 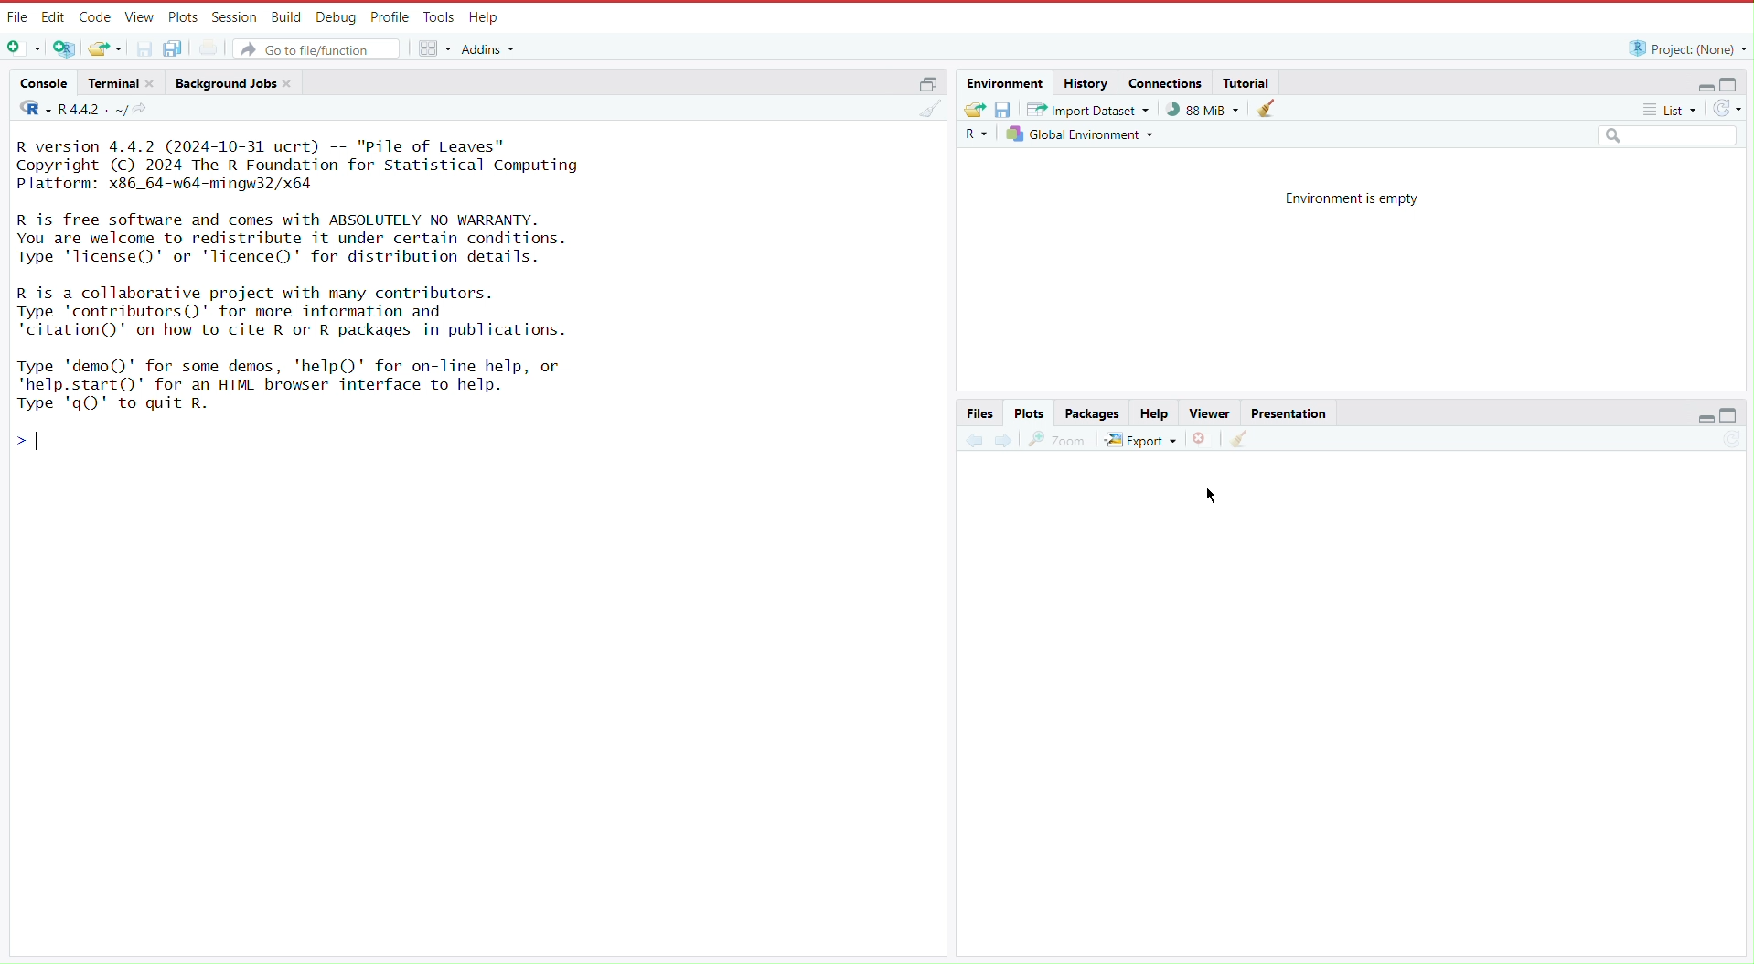 What do you see at coordinates (981, 412) in the screenshot?
I see `Files` at bounding box center [981, 412].